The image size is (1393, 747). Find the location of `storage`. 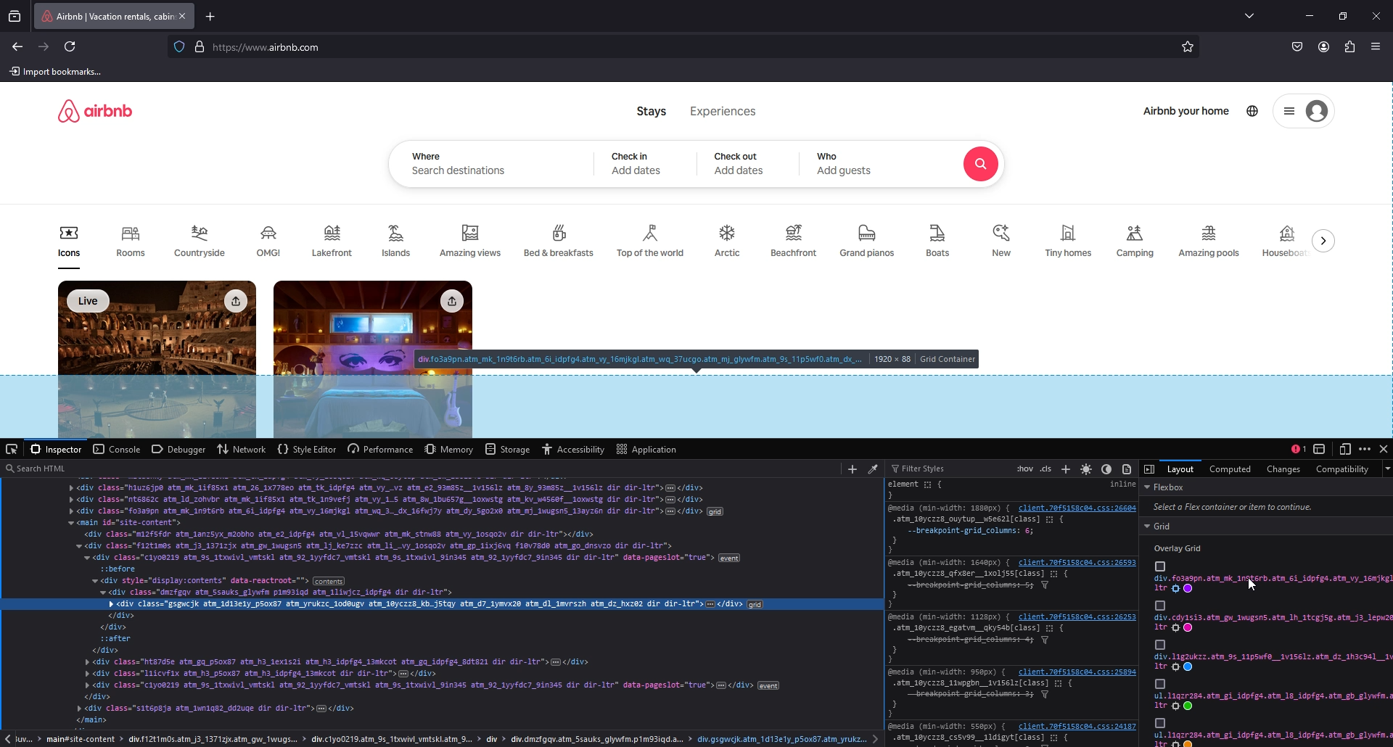

storage is located at coordinates (509, 449).